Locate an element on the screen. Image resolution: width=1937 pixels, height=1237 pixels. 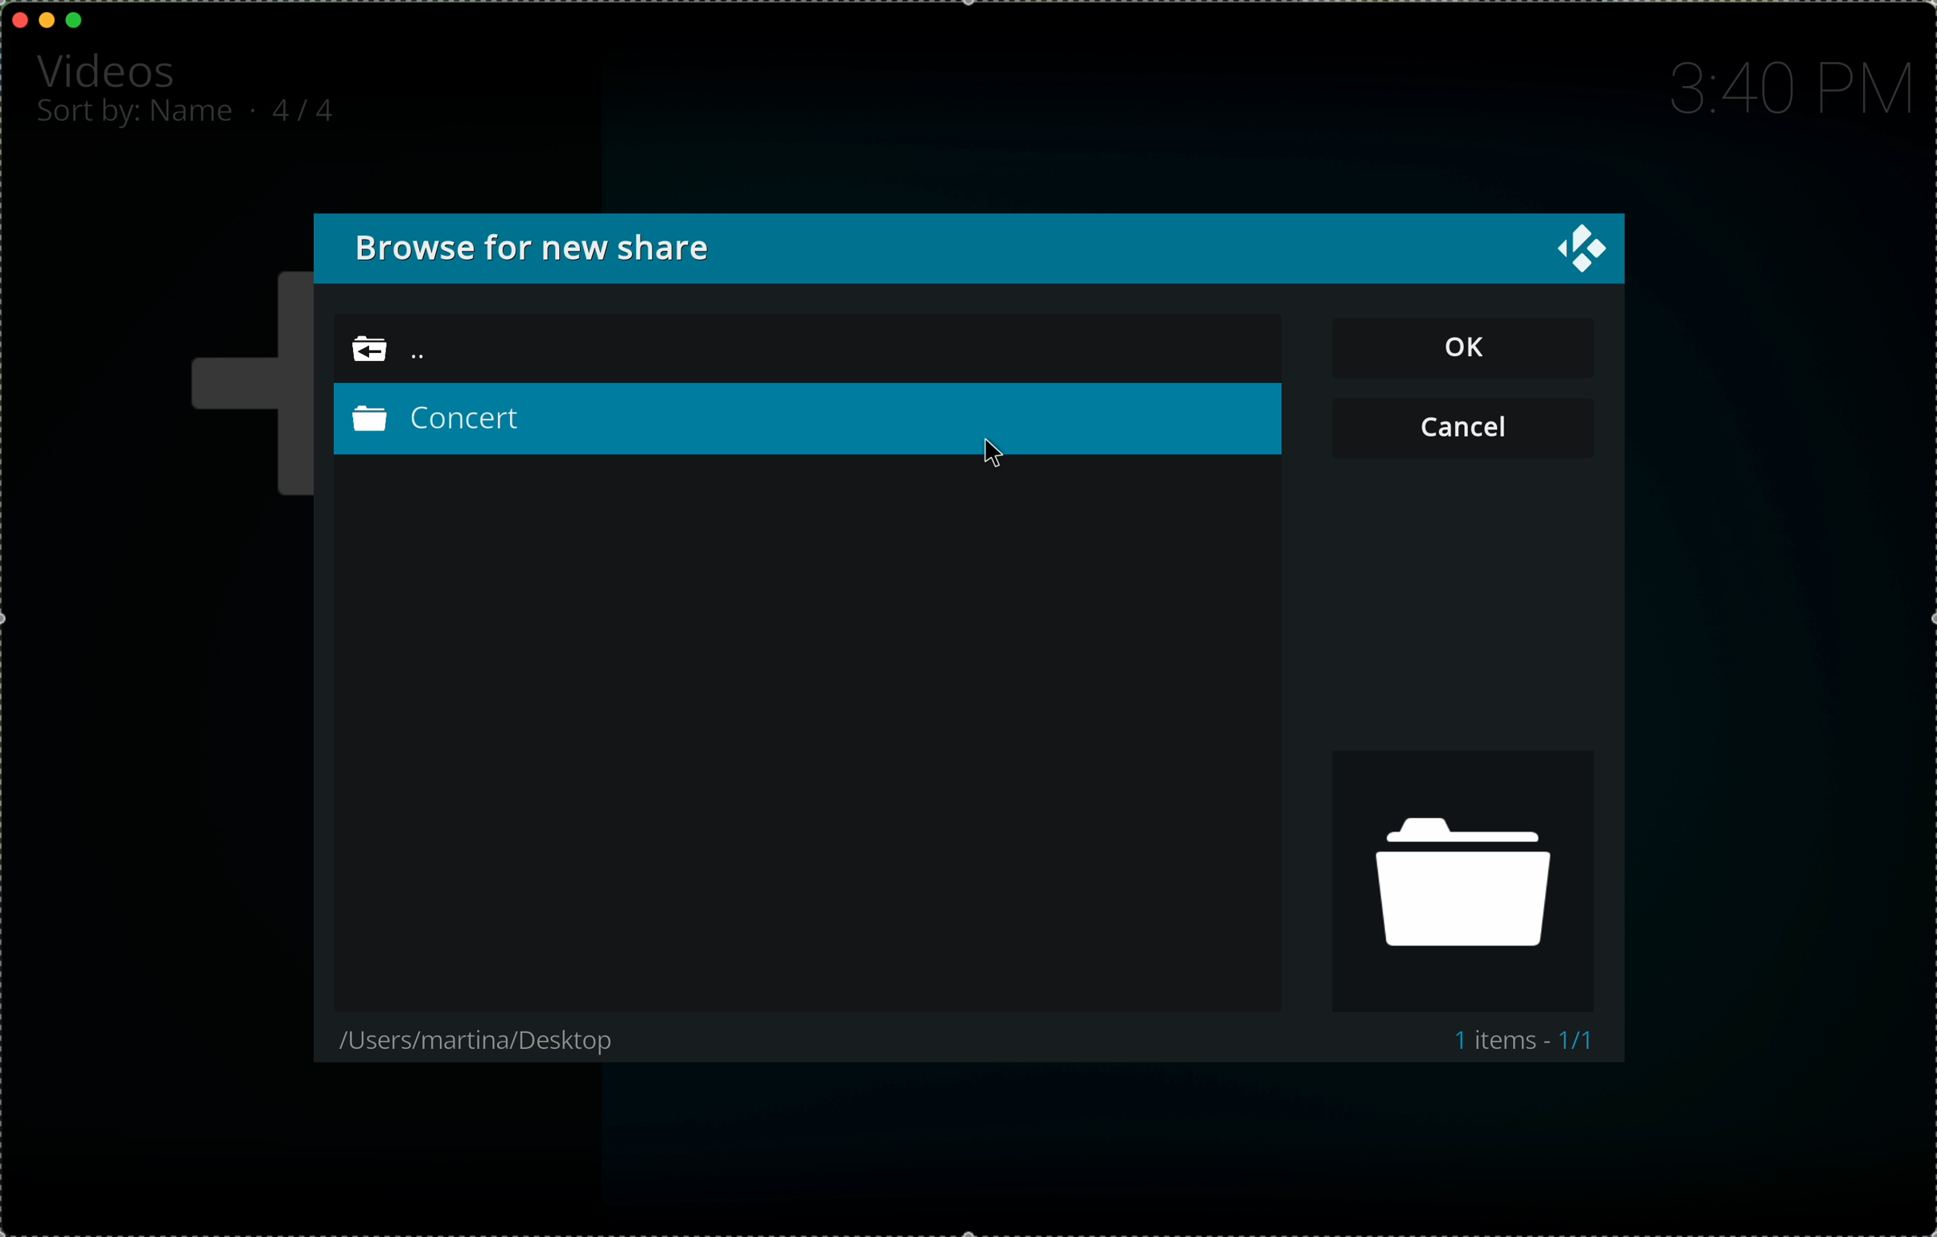
go back is located at coordinates (416, 351).